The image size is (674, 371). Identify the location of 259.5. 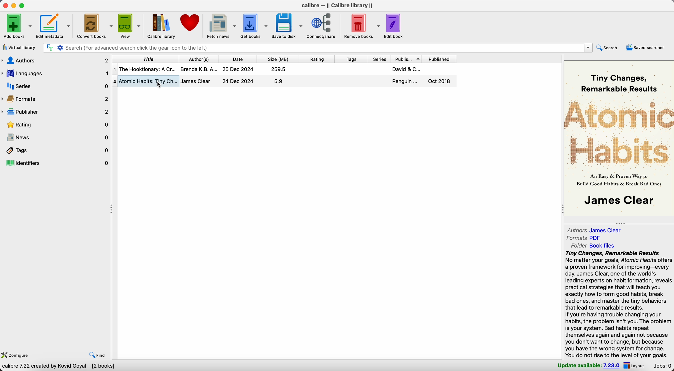
(279, 69).